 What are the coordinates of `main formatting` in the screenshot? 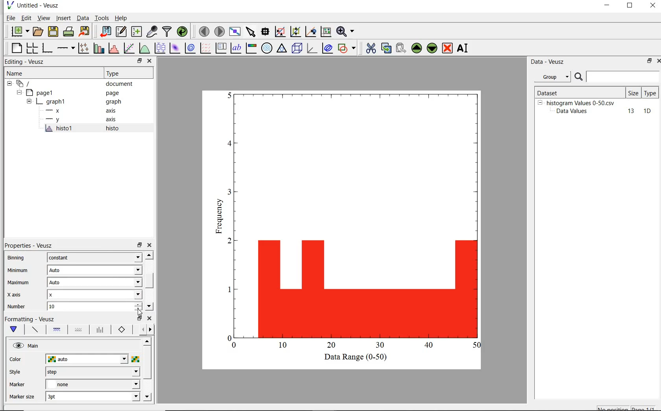 It's located at (15, 330).